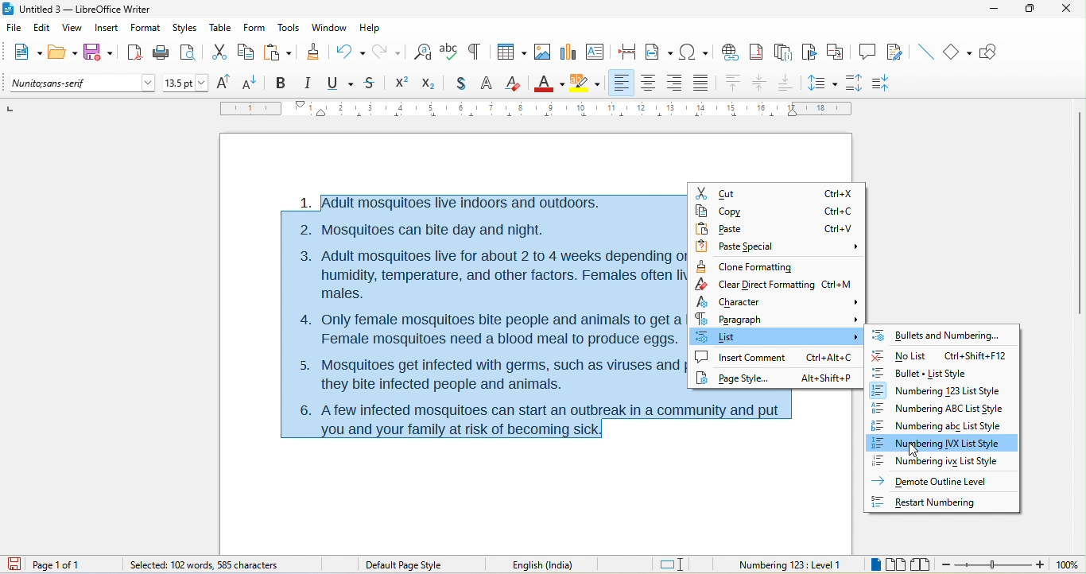 This screenshot has height=574, width=1086. Describe the element at coordinates (673, 564) in the screenshot. I see `standard selection` at that location.